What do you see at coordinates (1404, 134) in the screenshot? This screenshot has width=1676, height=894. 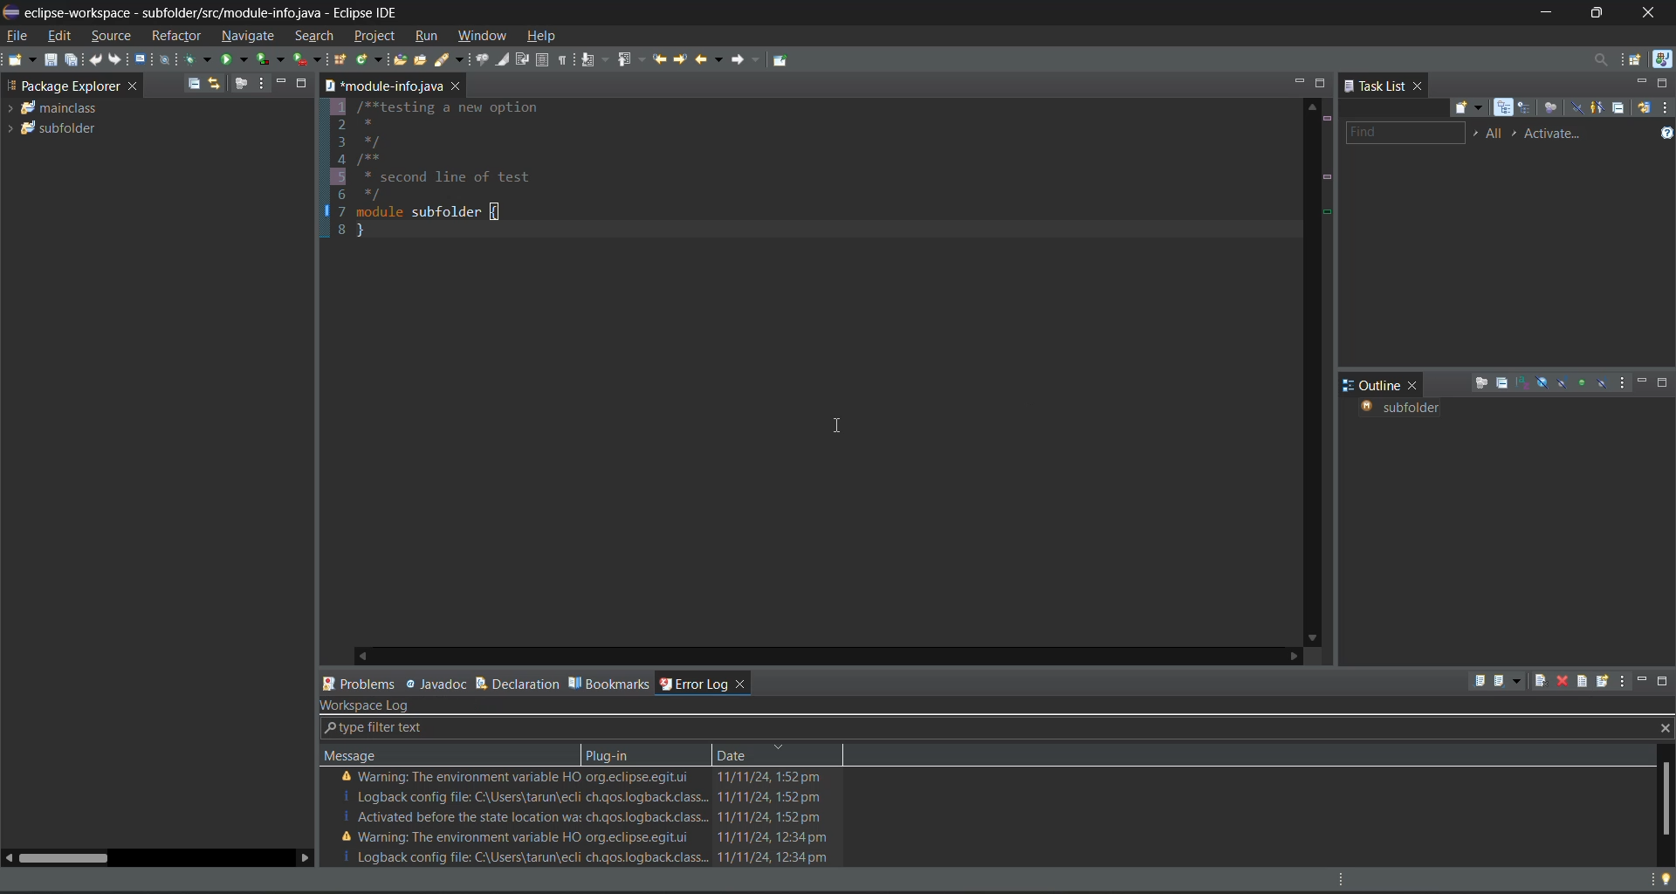 I see `find` at bounding box center [1404, 134].